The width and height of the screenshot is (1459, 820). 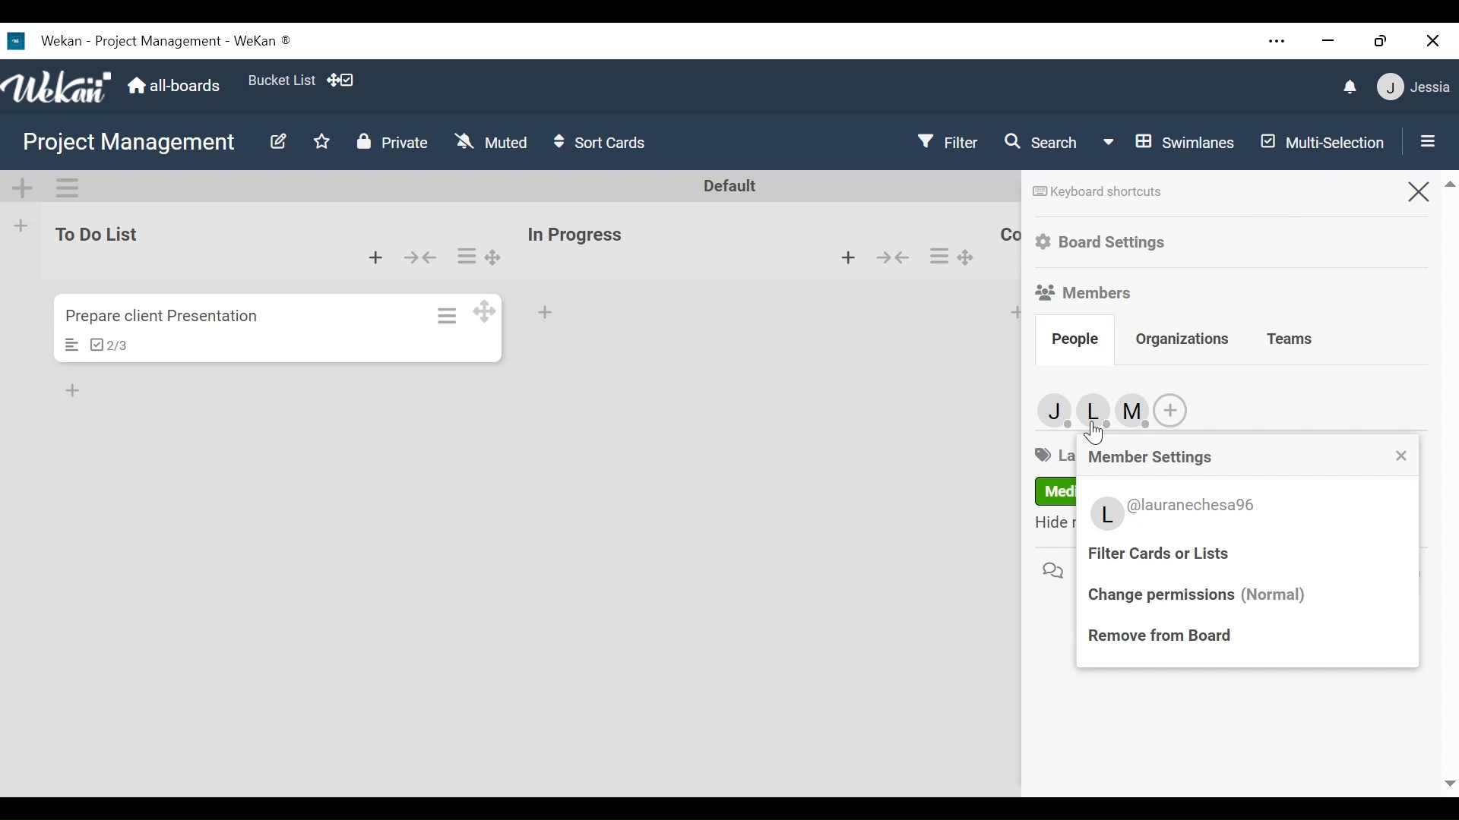 What do you see at coordinates (1433, 39) in the screenshot?
I see `Close` at bounding box center [1433, 39].